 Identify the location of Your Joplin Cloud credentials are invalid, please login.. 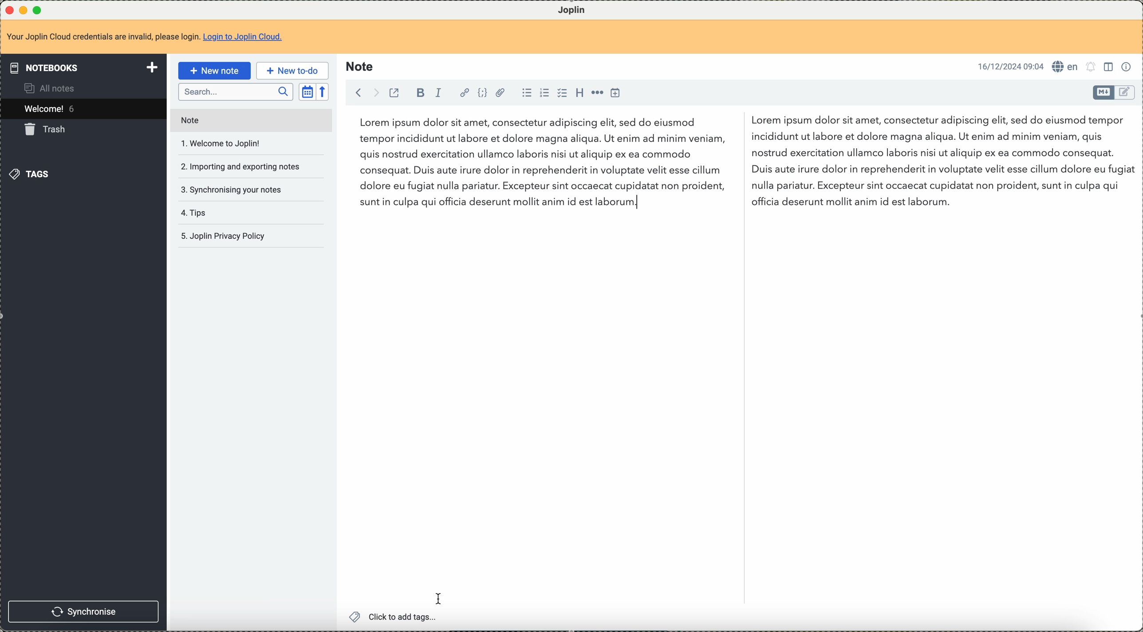
(102, 38).